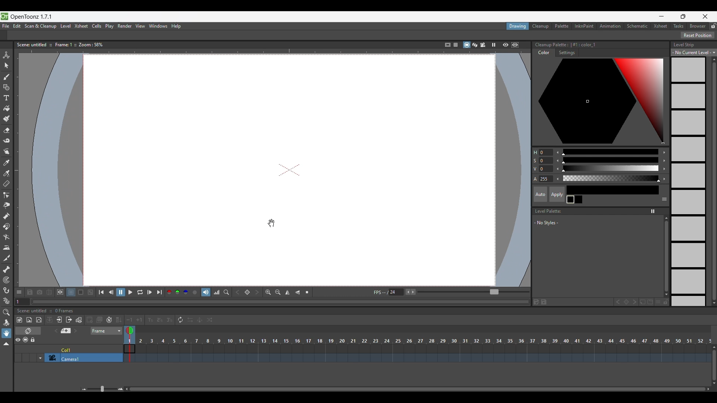  I want to click on , so click(661, 16).